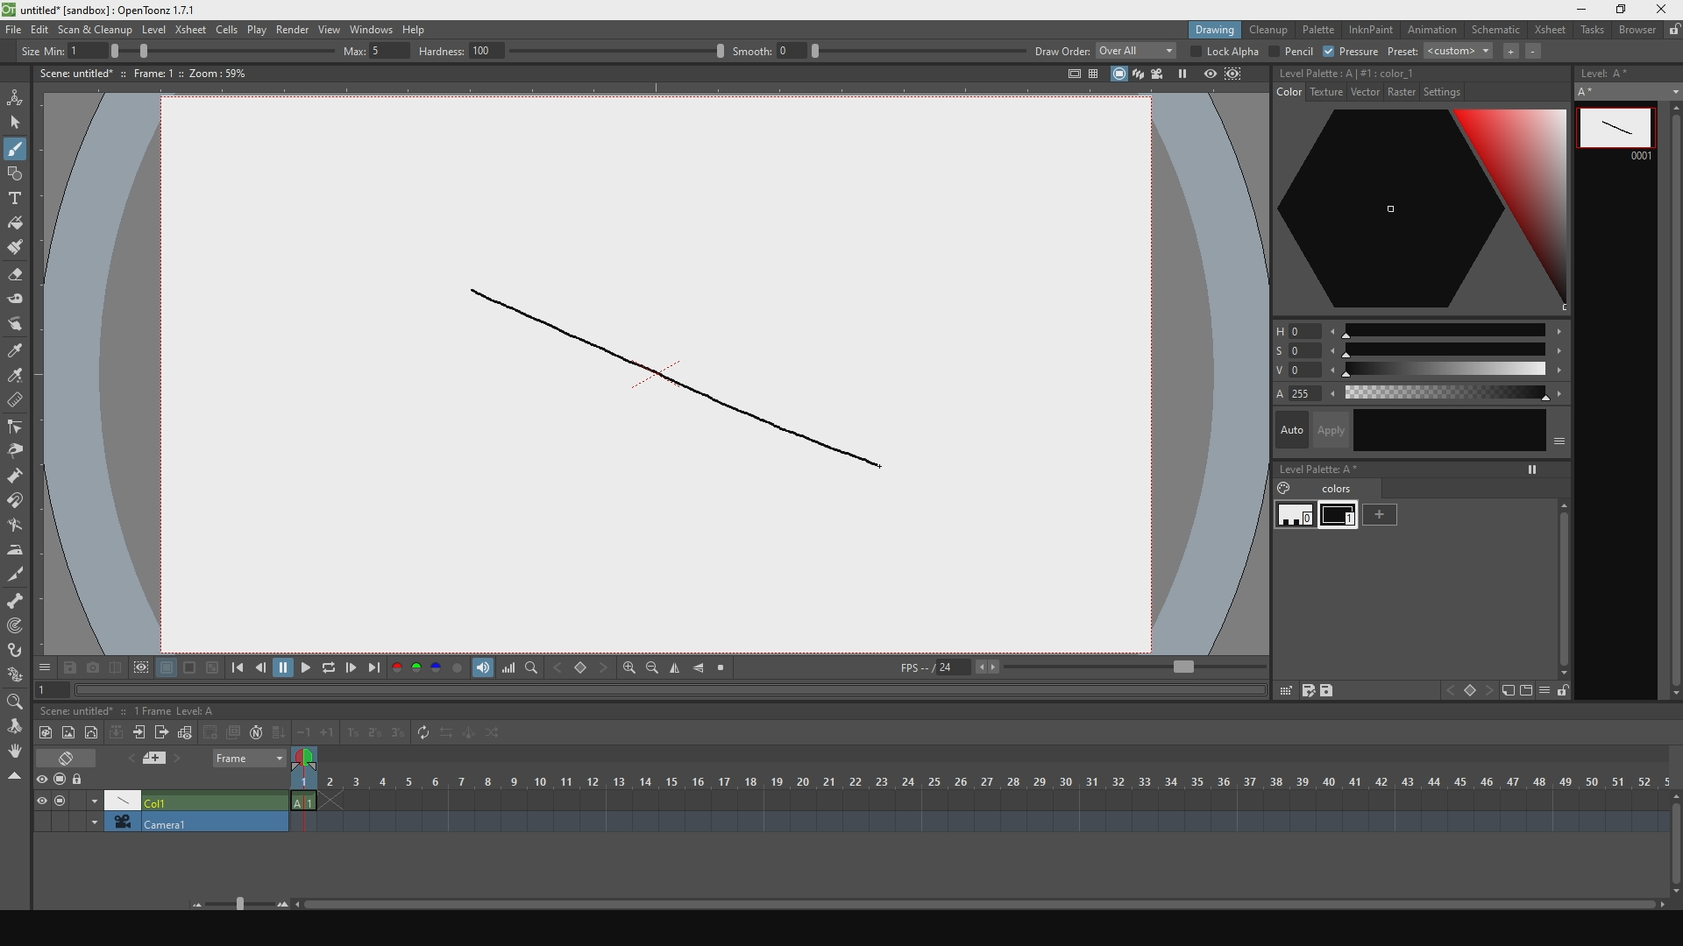  What do you see at coordinates (1506, 691) in the screenshot?
I see `icon` at bounding box center [1506, 691].